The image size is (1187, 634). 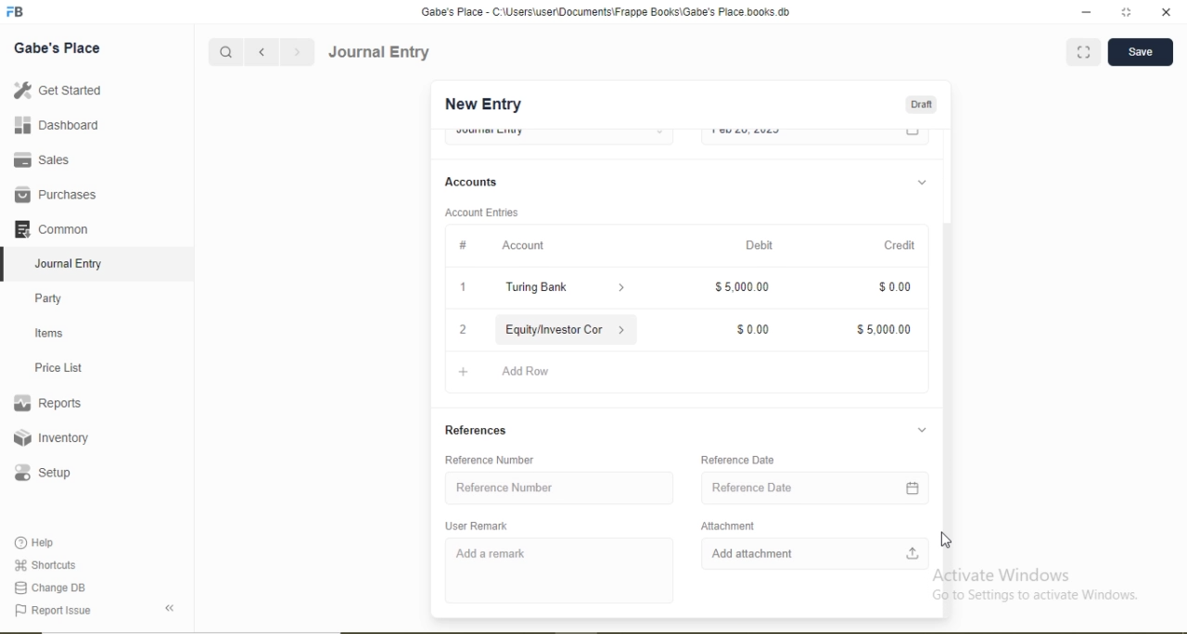 I want to click on Dropdown, so click(x=622, y=289).